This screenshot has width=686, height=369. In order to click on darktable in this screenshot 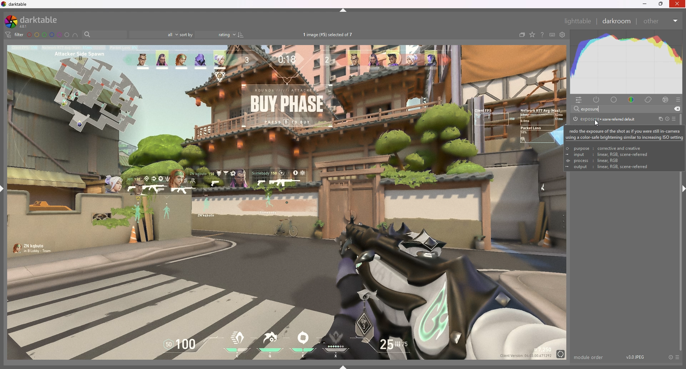, I will do `click(16, 4)`.